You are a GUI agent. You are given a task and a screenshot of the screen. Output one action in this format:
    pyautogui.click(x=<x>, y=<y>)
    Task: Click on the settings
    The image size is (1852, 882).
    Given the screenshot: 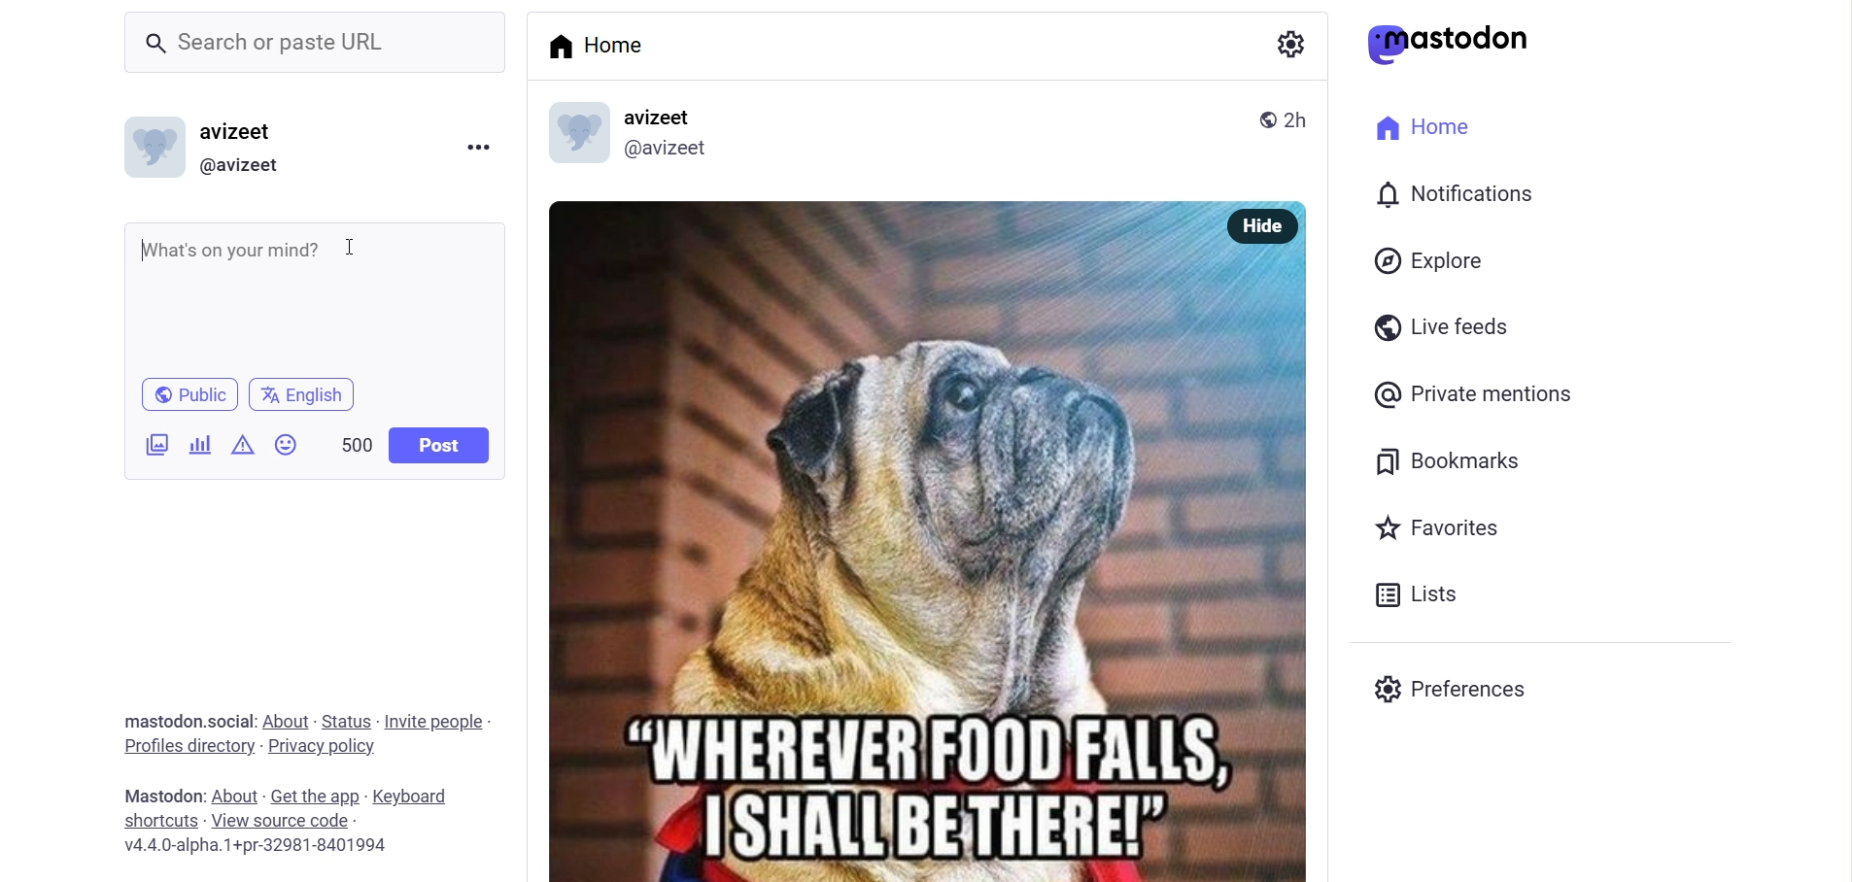 What is the action you would take?
    pyautogui.click(x=1287, y=51)
    